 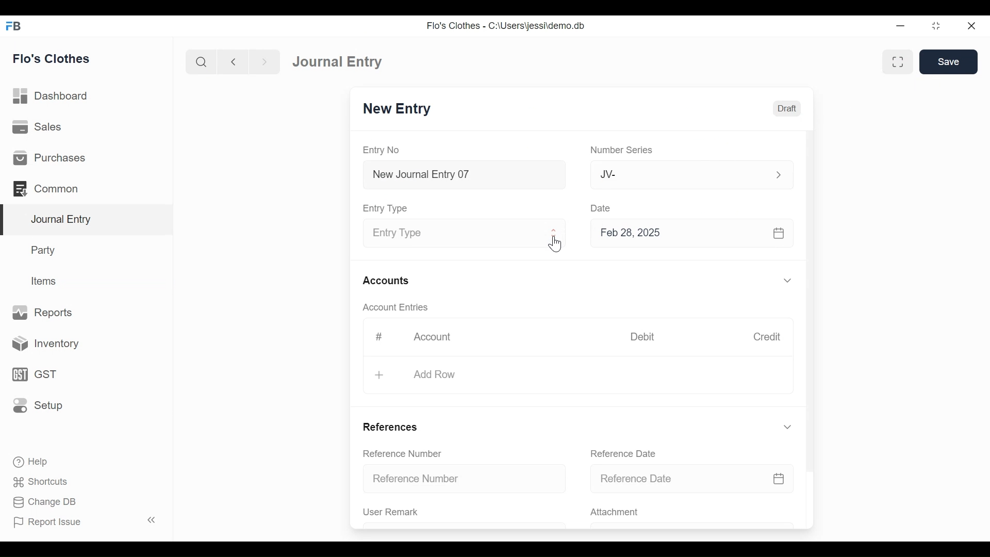 What do you see at coordinates (614, 513) in the screenshot?
I see `Attachment` at bounding box center [614, 513].